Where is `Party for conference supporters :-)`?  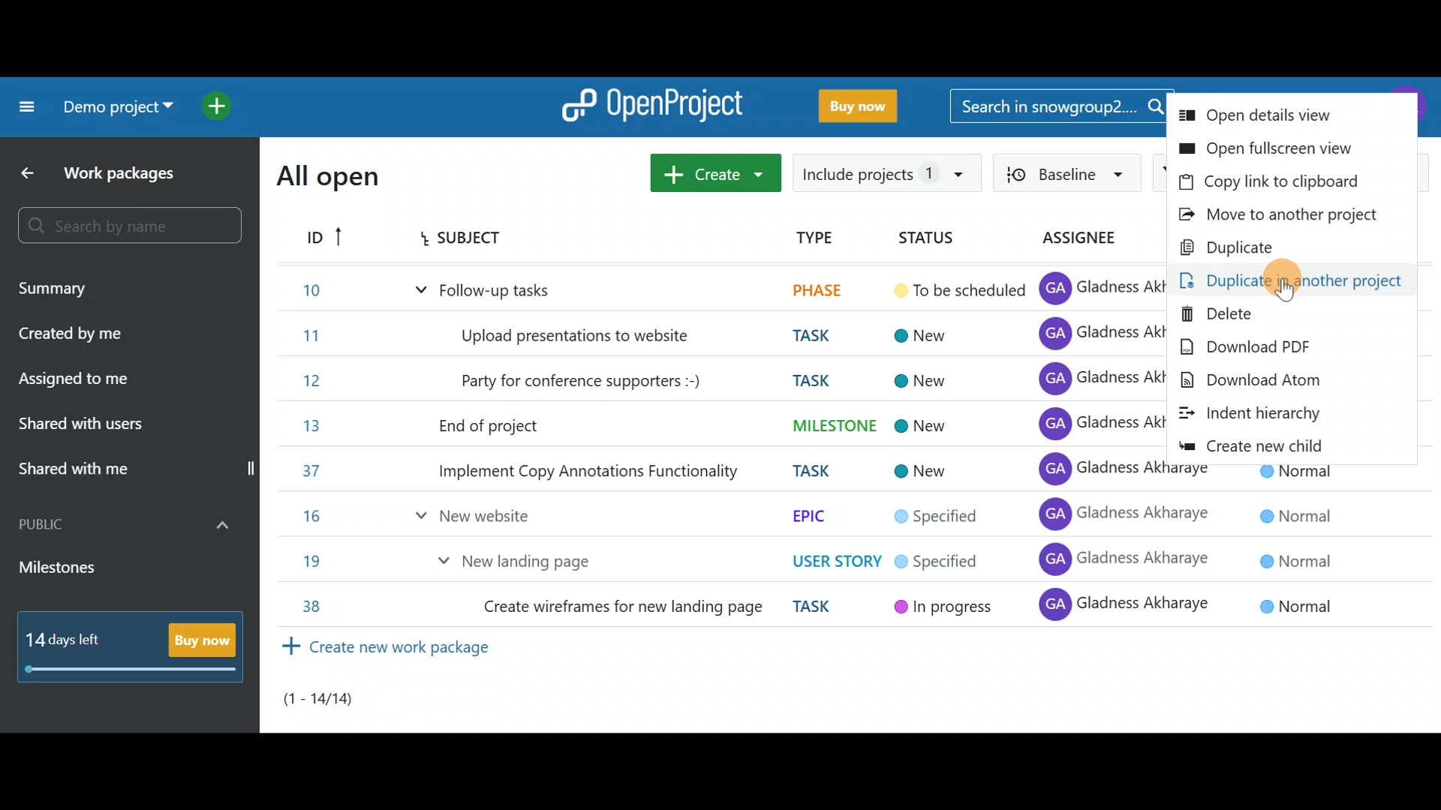
Party for conference supporters :-) is located at coordinates (585, 381).